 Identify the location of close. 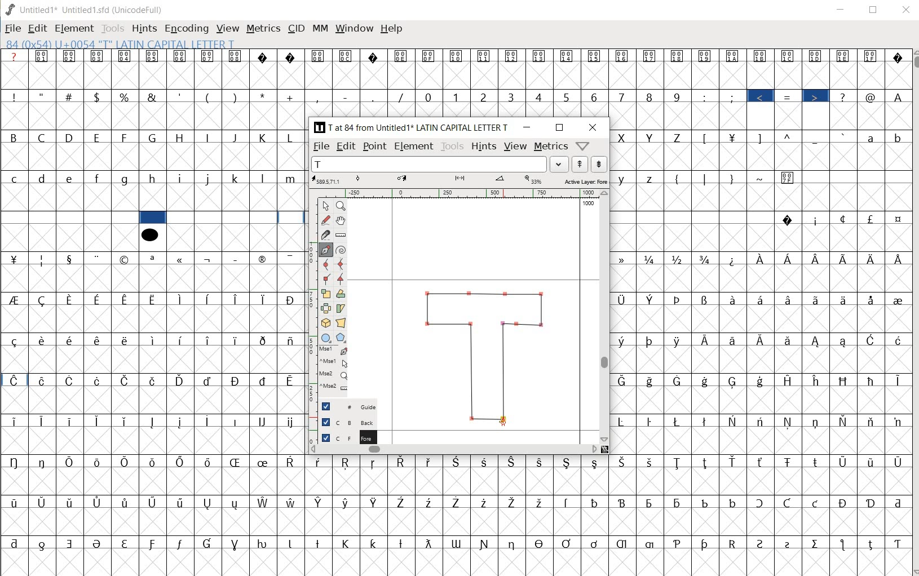
(907, 10).